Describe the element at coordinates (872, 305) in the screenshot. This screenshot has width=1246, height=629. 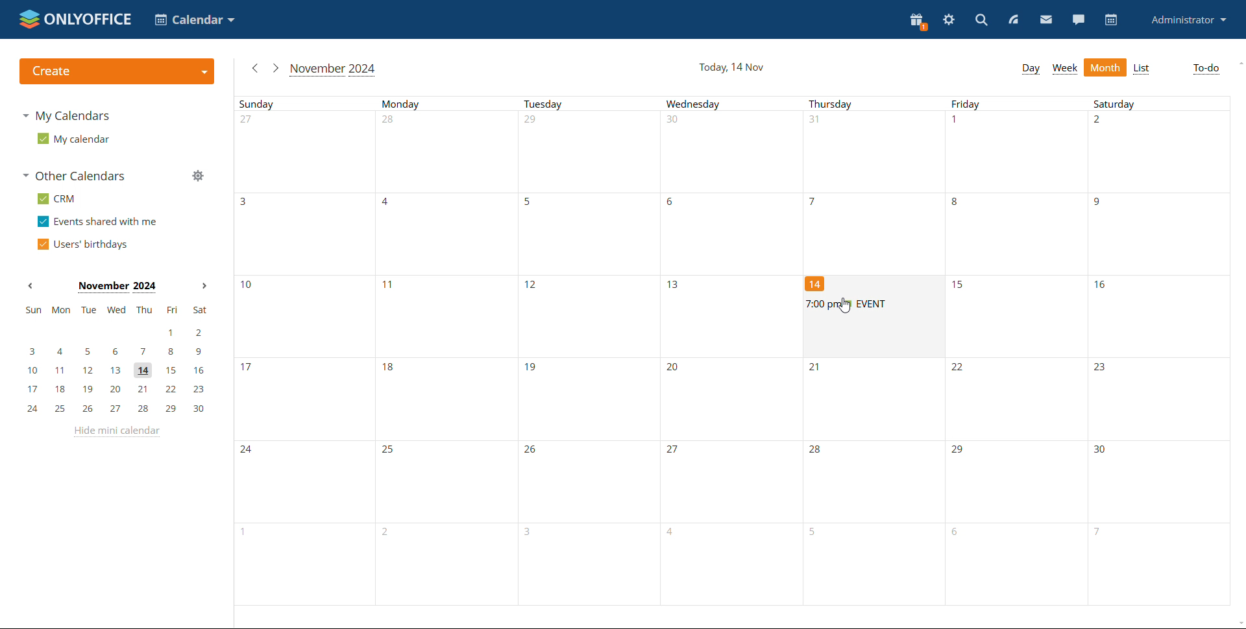
I see `existing event` at that location.